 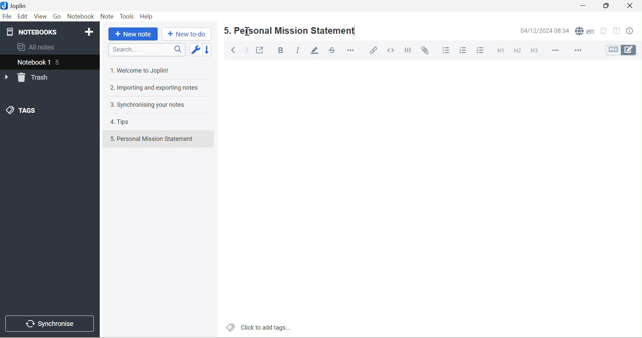 What do you see at coordinates (316, 51) in the screenshot?
I see `Highlight` at bounding box center [316, 51].